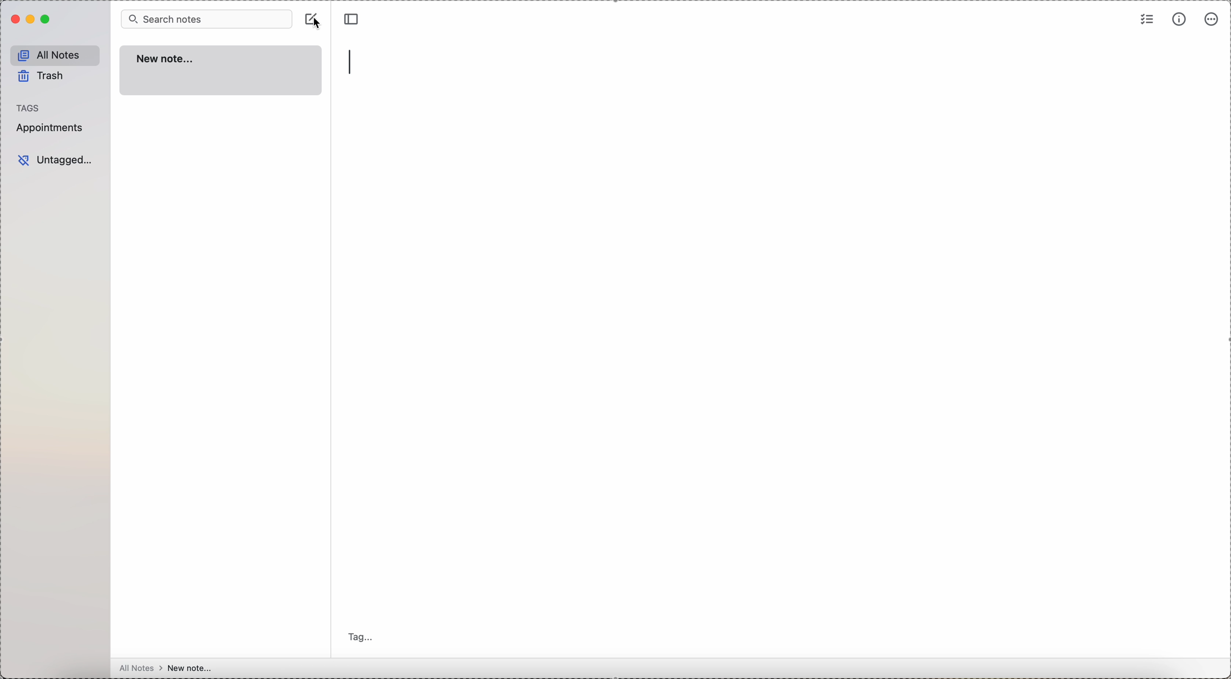 This screenshot has width=1231, height=679. Describe the element at coordinates (205, 20) in the screenshot. I see `search bar` at that location.